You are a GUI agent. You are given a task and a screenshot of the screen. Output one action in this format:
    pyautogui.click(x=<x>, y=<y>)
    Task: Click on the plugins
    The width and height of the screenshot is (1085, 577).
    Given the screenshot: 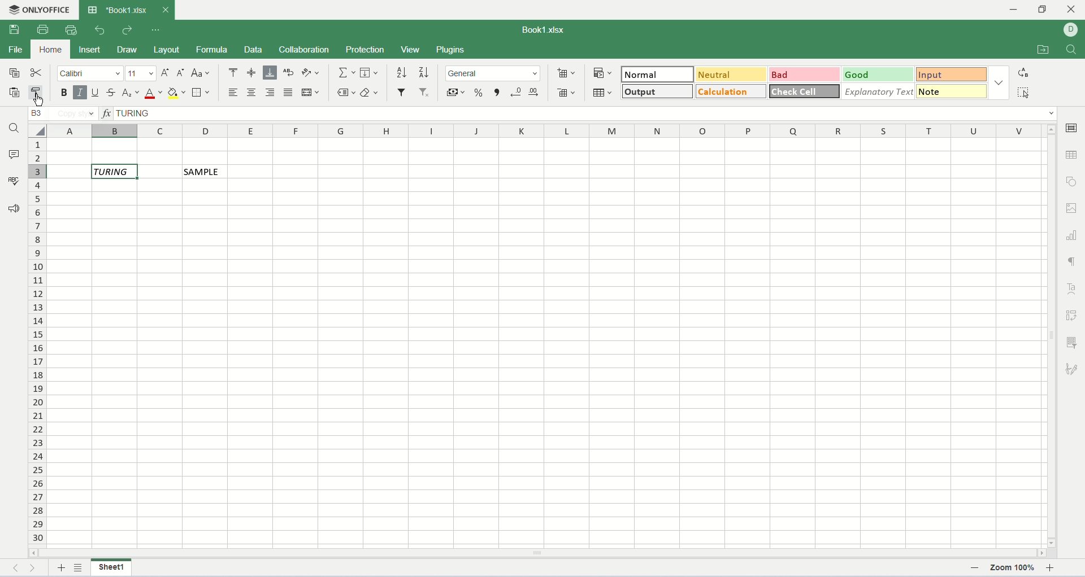 What is the action you would take?
    pyautogui.click(x=450, y=51)
    